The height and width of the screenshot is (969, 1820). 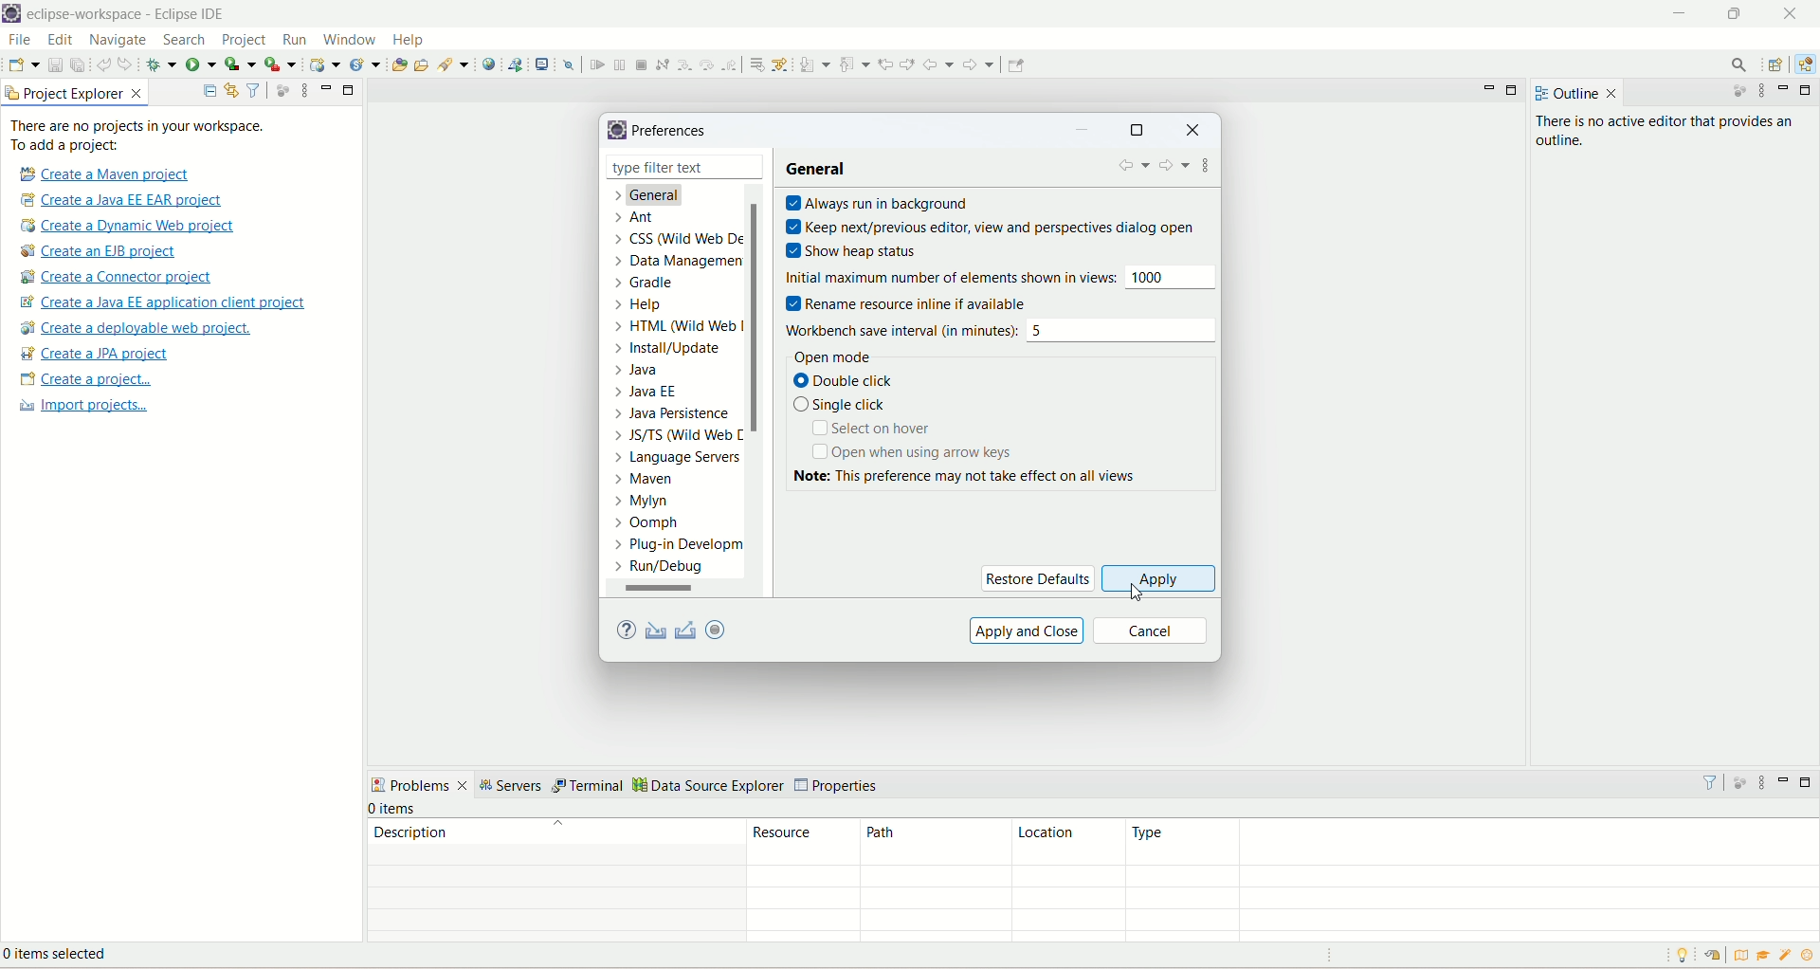 I want to click on edit, so click(x=60, y=41).